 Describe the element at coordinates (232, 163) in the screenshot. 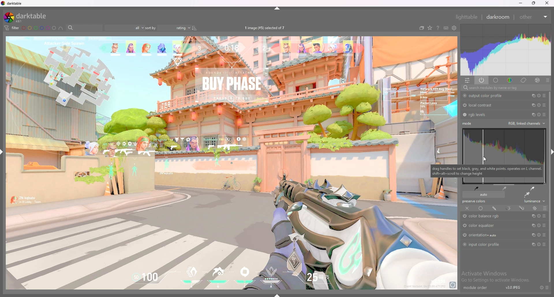

I see `image` at that location.